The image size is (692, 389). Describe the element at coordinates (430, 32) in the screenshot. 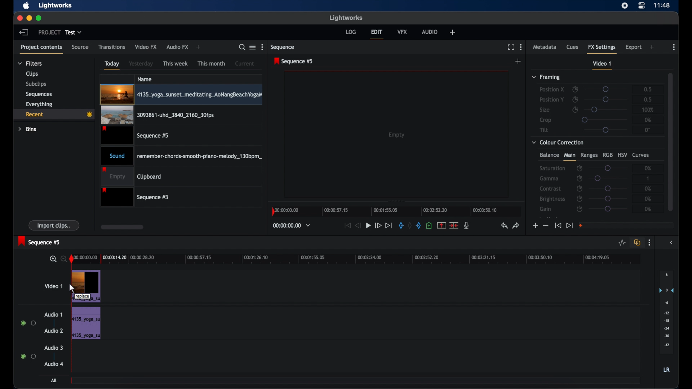

I see `audio` at that location.